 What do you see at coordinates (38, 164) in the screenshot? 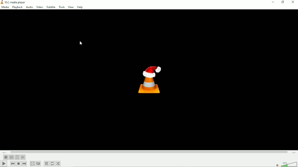
I see `Show extended settings` at bounding box center [38, 164].